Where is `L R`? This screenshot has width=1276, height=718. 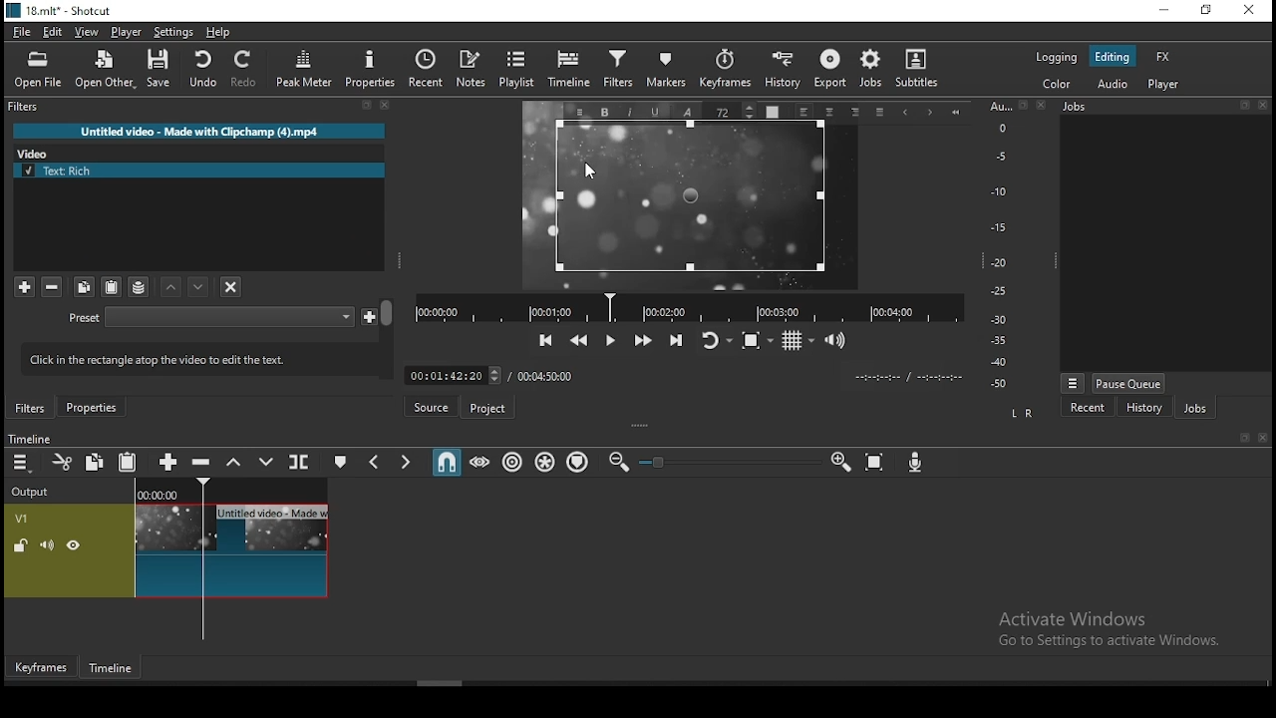
L R is located at coordinates (1023, 414).